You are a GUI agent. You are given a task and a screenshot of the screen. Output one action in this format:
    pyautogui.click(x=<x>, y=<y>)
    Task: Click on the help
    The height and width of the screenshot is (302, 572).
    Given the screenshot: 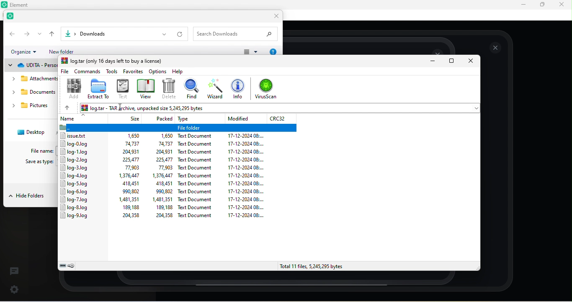 What is the action you would take?
    pyautogui.click(x=273, y=52)
    